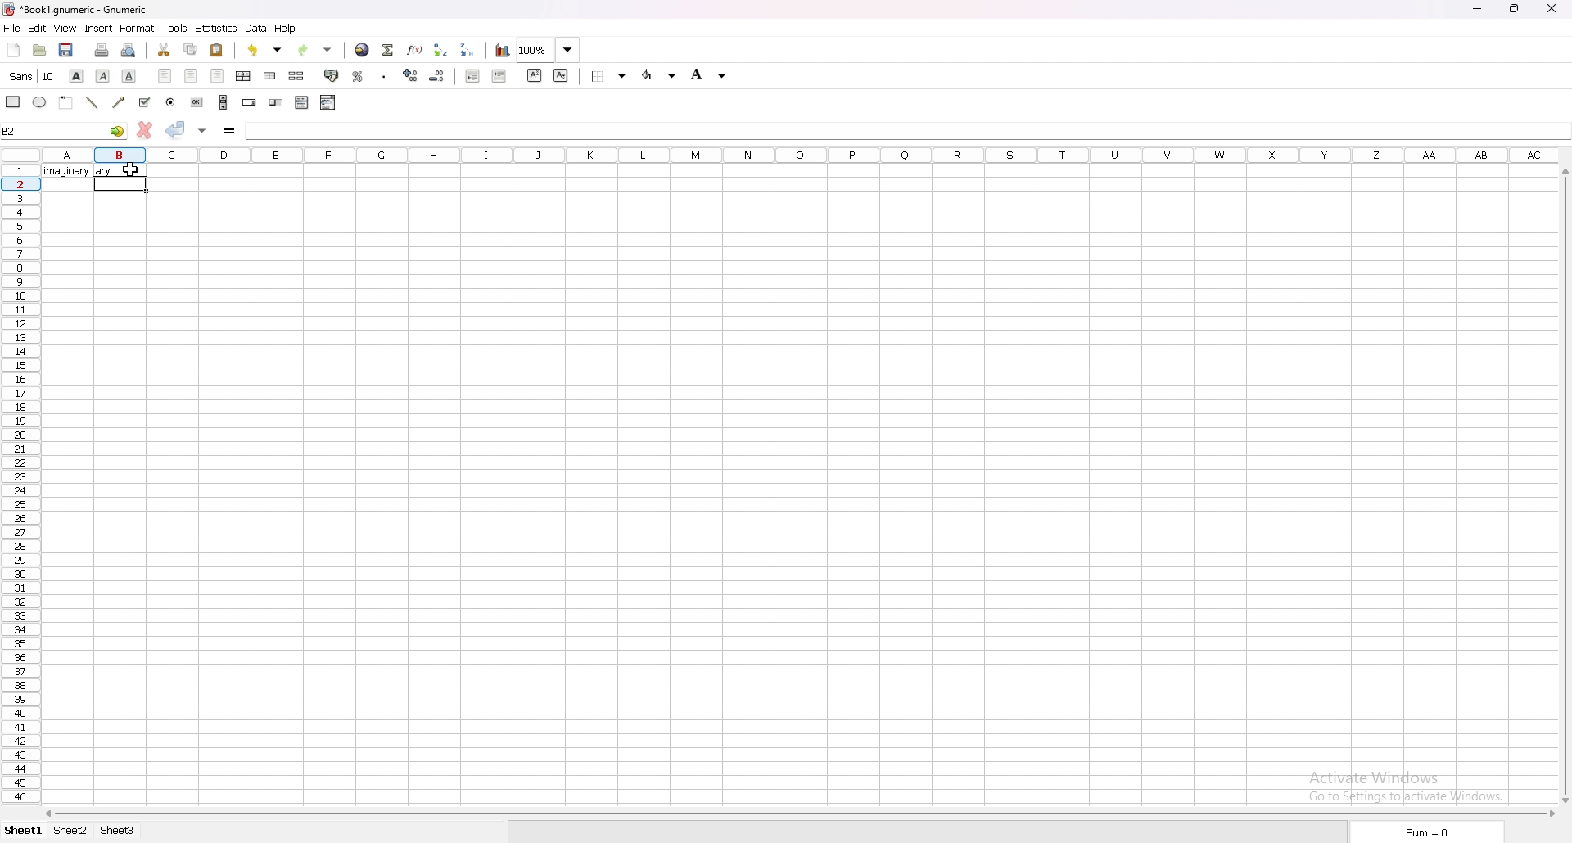 Image resolution: width=1572 pixels, height=843 pixels. I want to click on hyperlink, so click(363, 50).